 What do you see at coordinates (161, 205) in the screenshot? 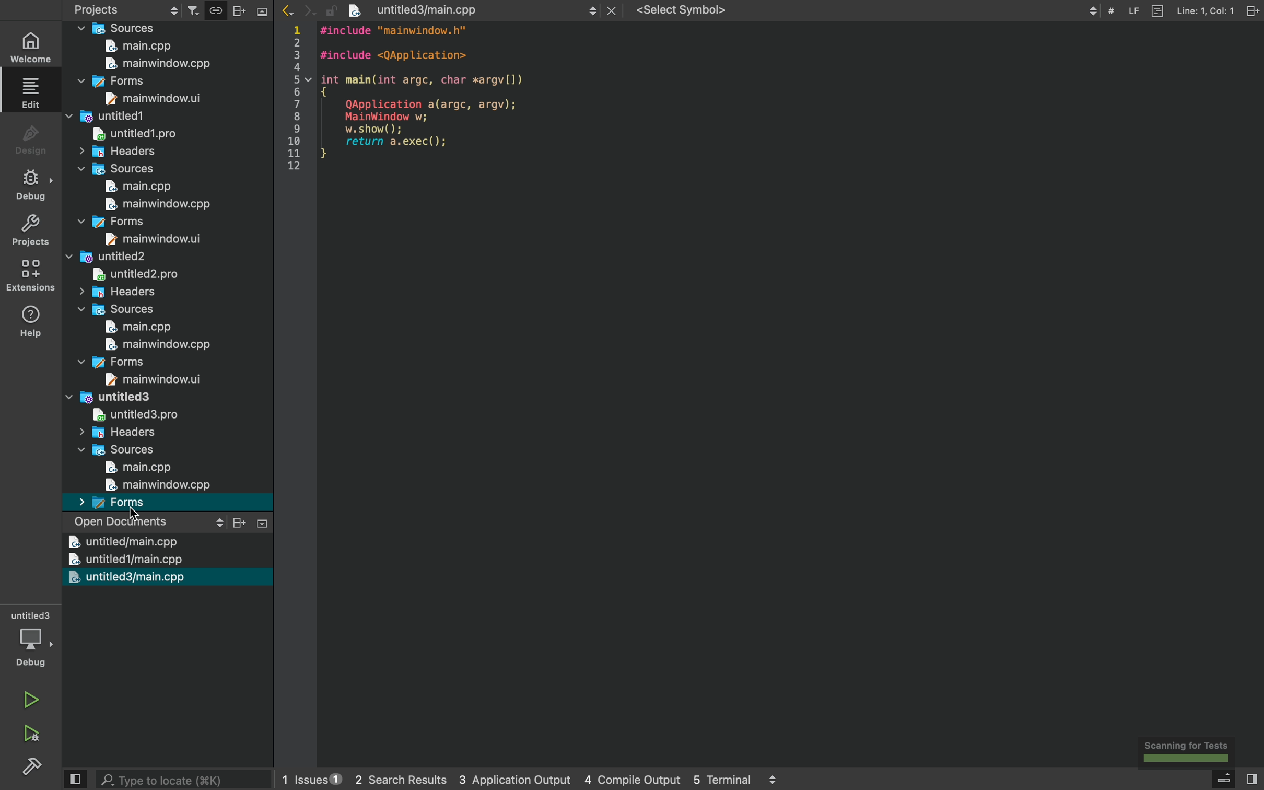
I see `mainwindow` at bounding box center [161, 205].